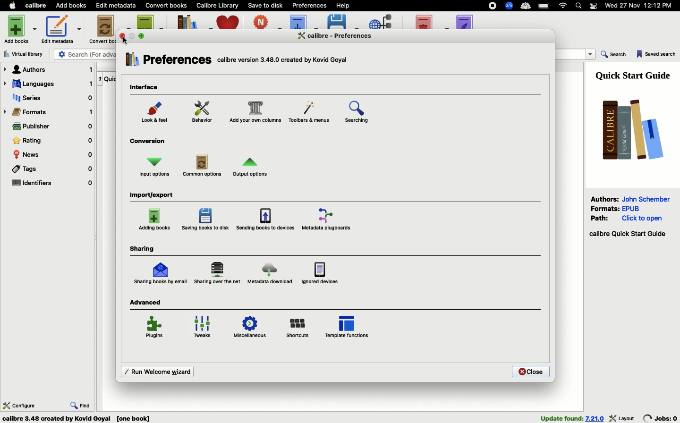 This screenshot has height=423, width=680. What do you see at coordinates (48, 69) in the screenshot?
I see `Authors` at bounding box center [48, 69].